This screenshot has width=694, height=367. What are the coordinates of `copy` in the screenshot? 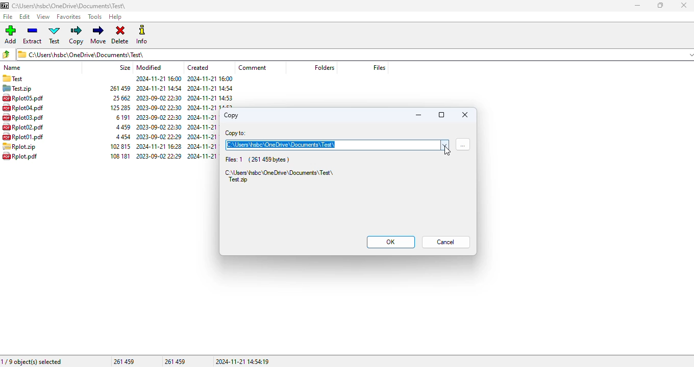 It's located at (77, 36).